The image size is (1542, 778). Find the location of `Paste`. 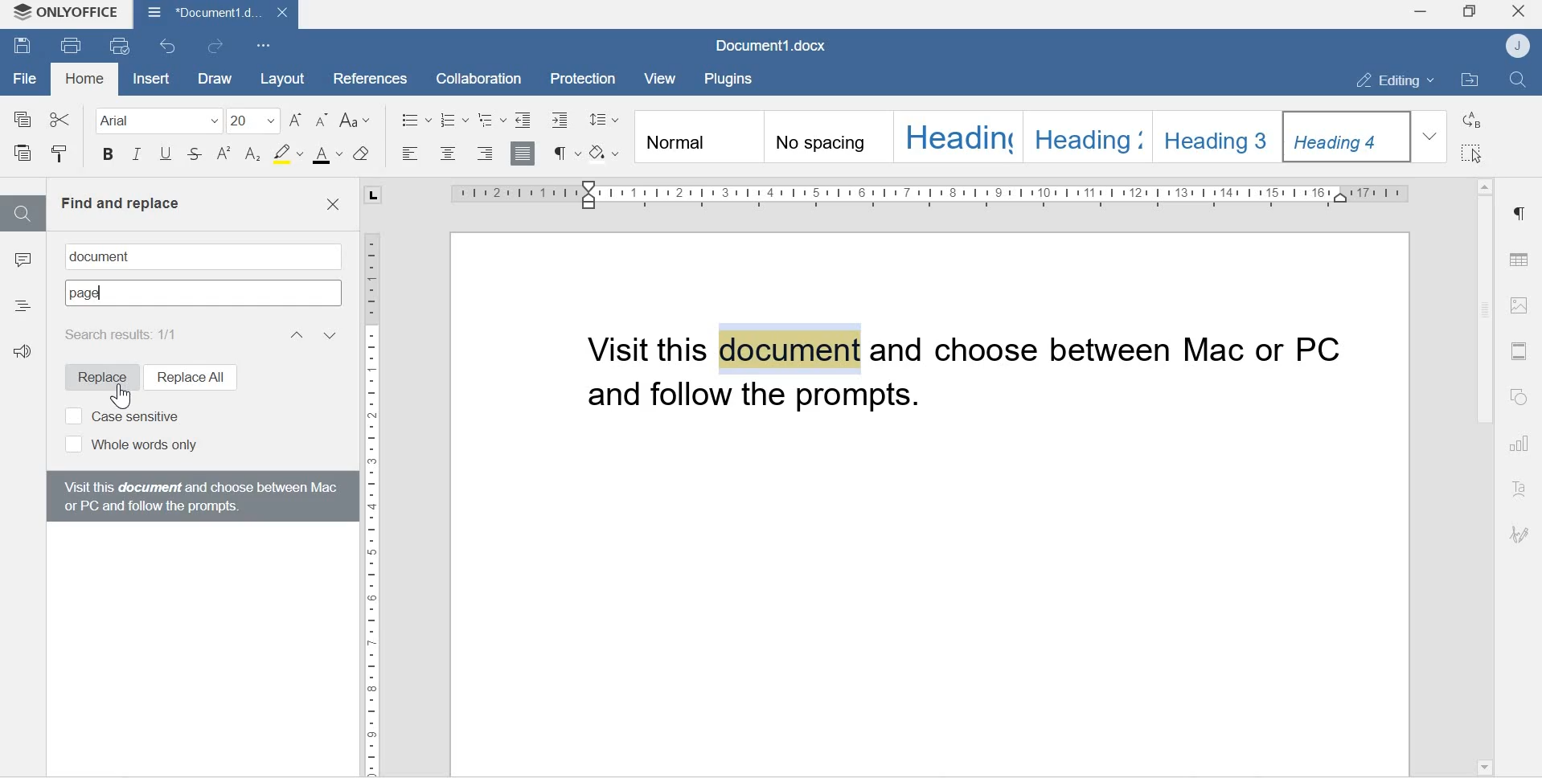

Paste is located at coordinates (25, 154).